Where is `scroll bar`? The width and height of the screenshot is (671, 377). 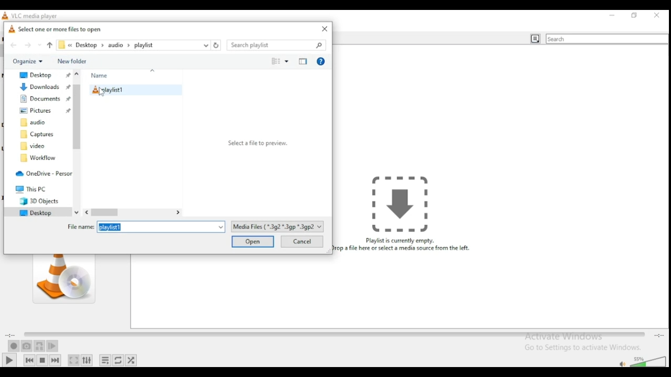
scroll bar is located at coordinates (132, 213).